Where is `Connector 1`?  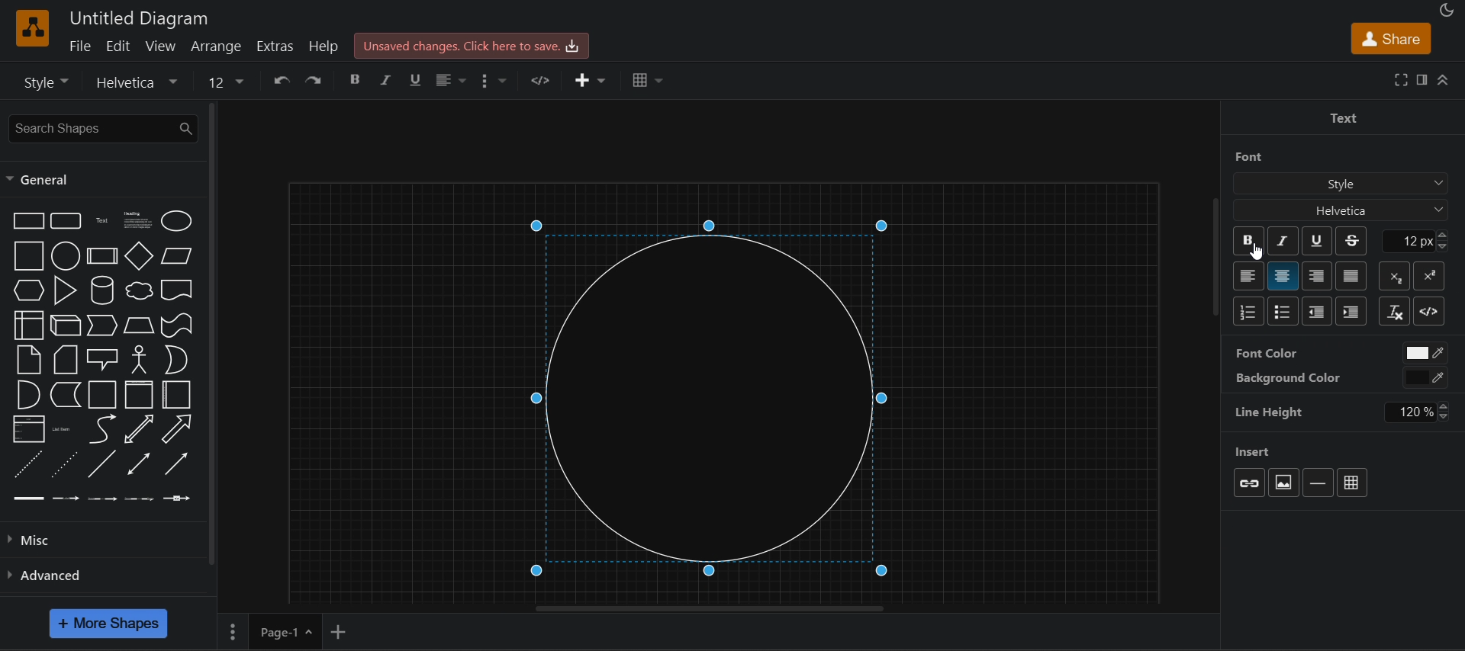 Connector 1 is located at coordinates (25, 496).